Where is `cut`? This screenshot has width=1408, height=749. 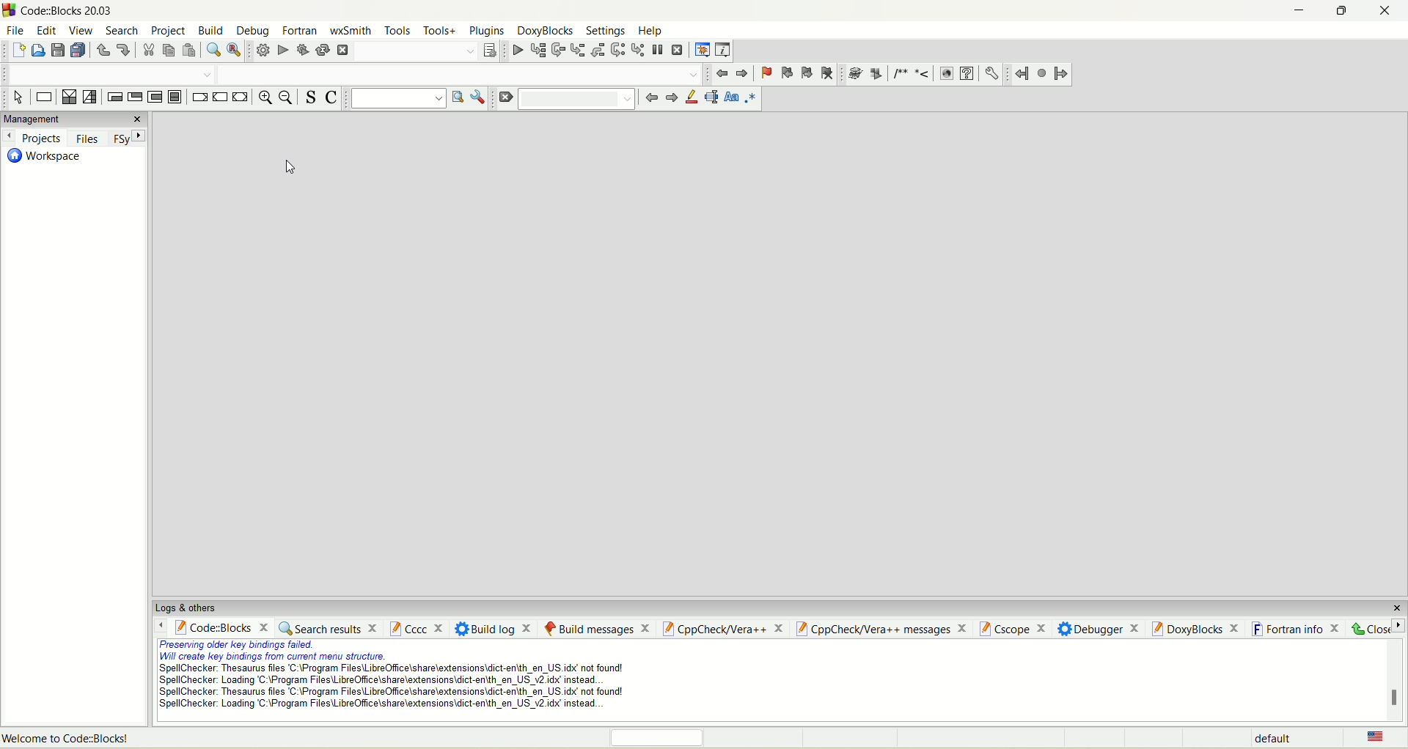
cut is located at coordinates (147, 51).